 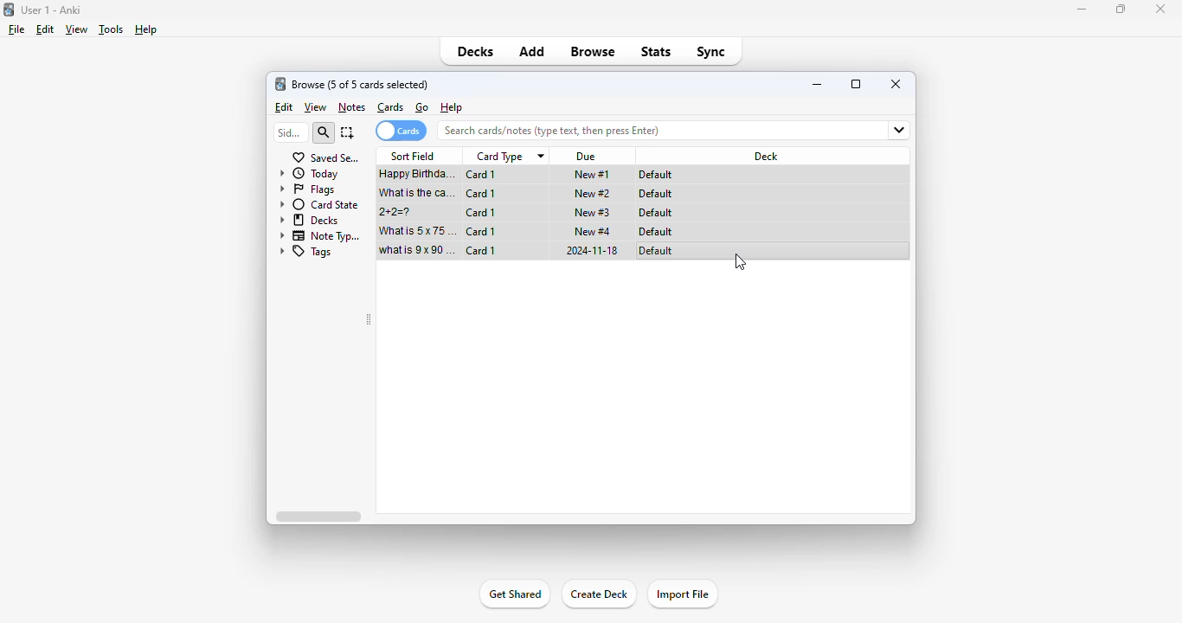 What do you see at coordinates (326, 157) in the screenshot?
I see `saved searches` at bounding box center [326, 157].